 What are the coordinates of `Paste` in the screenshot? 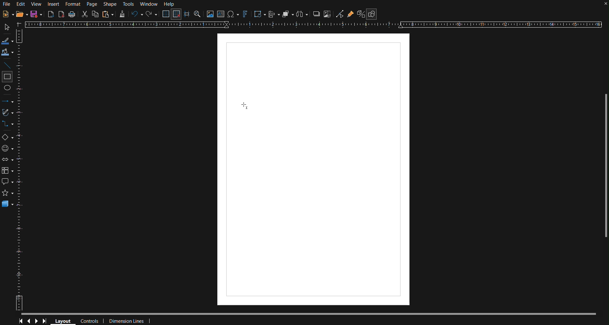 It's located at (108, 14).